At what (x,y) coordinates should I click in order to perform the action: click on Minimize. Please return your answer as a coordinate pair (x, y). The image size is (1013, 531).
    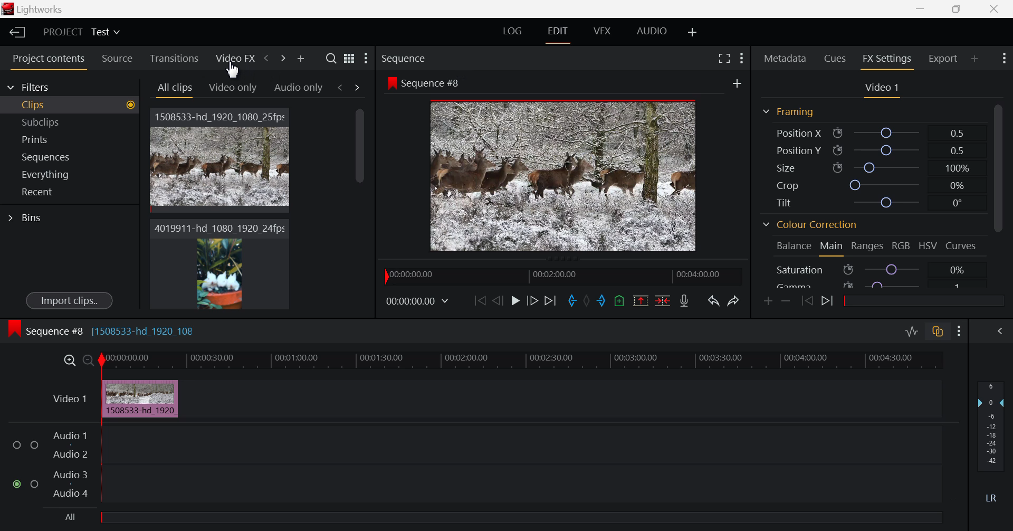
    Looking at the image, I should click on (958, 8).